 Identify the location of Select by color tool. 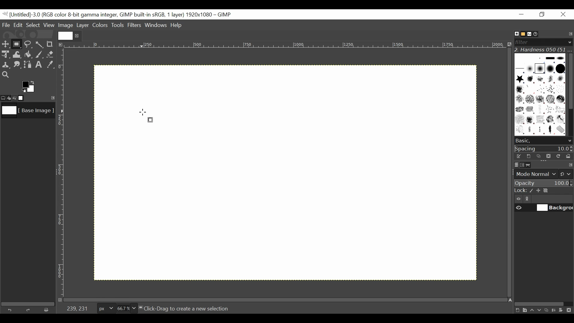
(40, 44).